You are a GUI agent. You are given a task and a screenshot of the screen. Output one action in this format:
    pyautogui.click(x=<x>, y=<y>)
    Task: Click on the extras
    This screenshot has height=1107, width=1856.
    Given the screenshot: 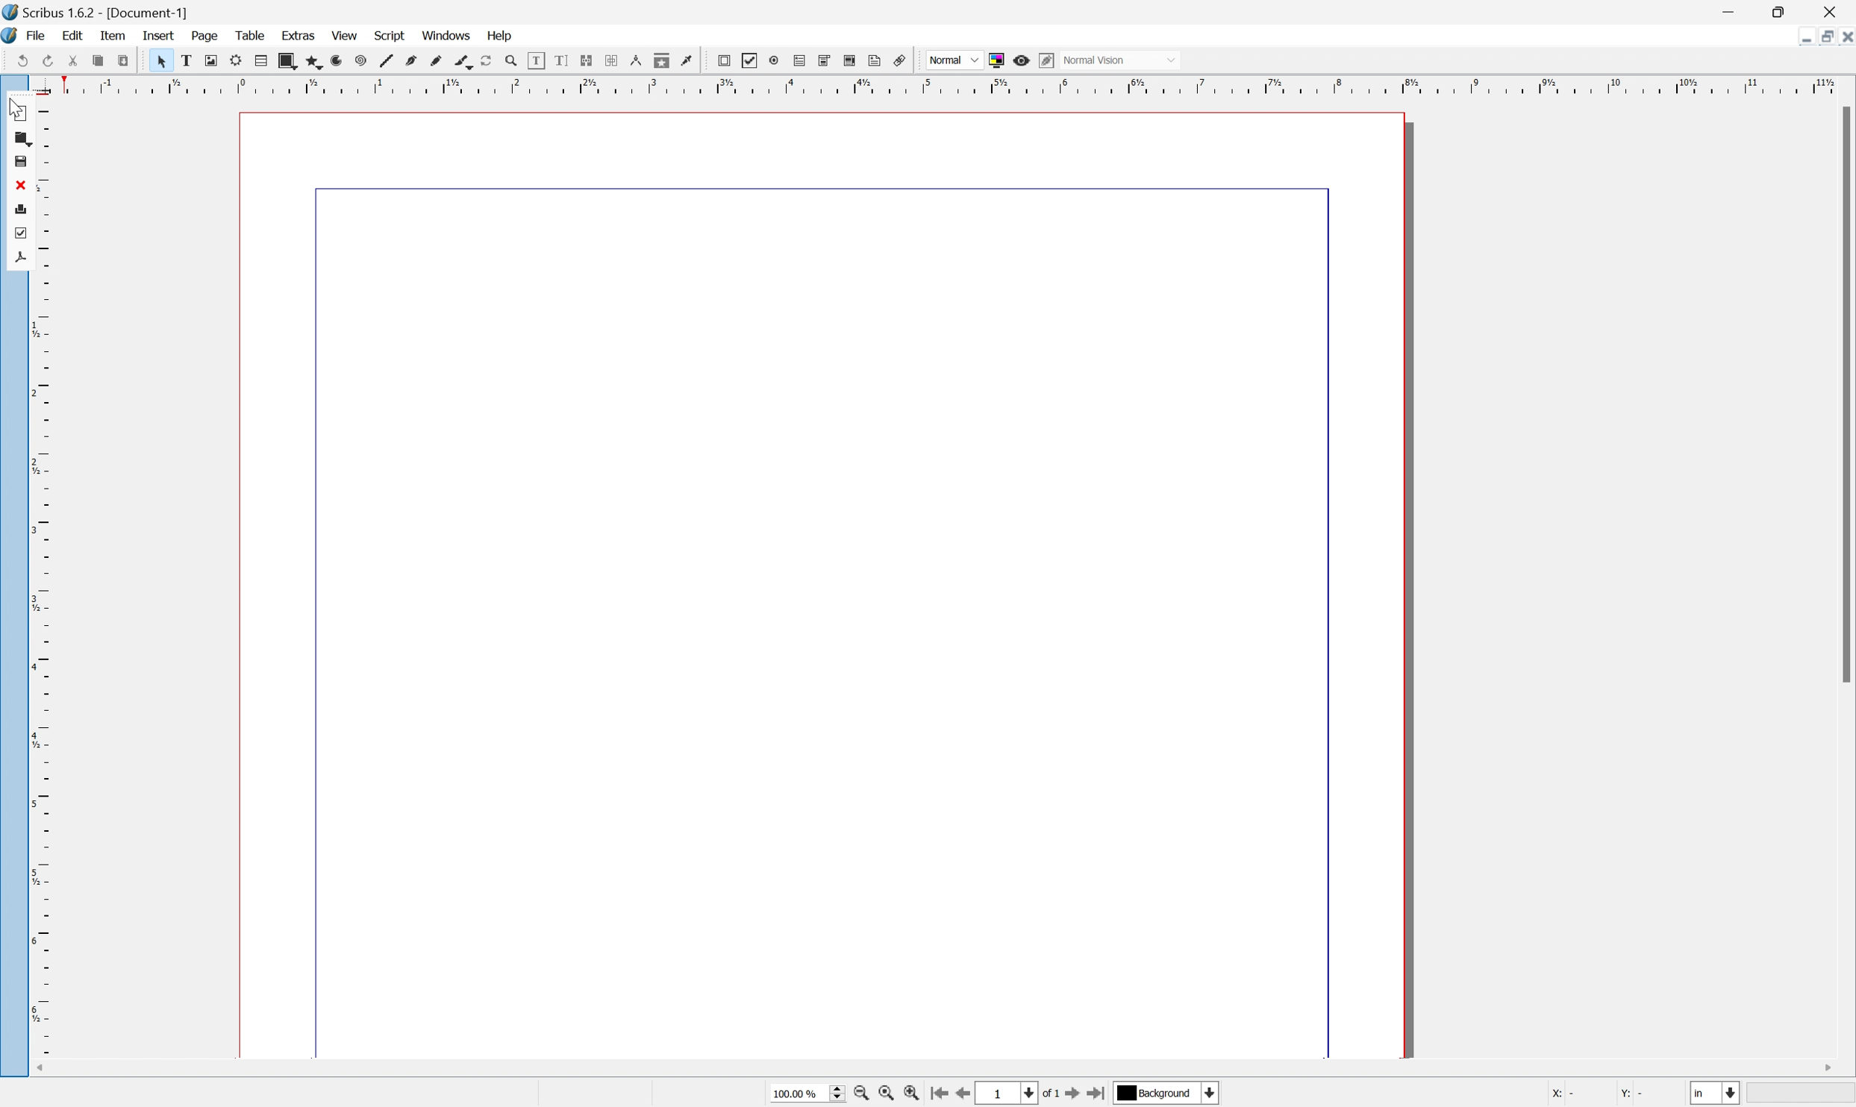 What is the action you would take?
    pyautogui.click(x=299, y=36)
    